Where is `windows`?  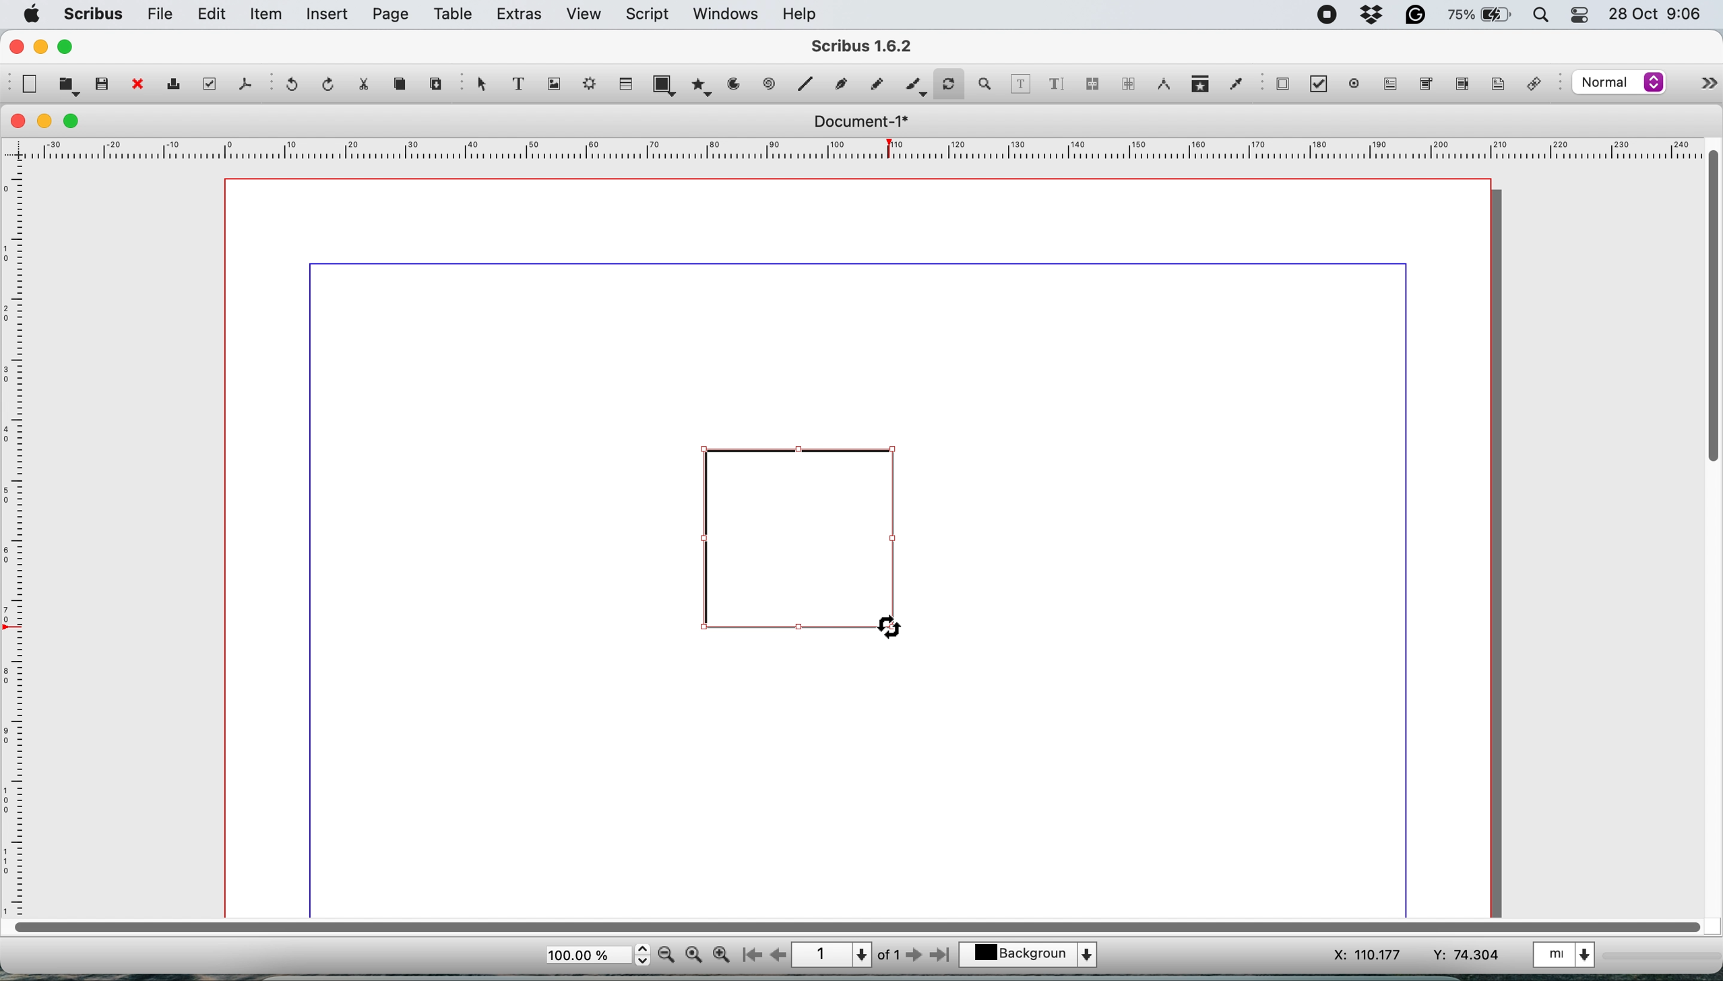
windows is located at coordinates (723, 13).